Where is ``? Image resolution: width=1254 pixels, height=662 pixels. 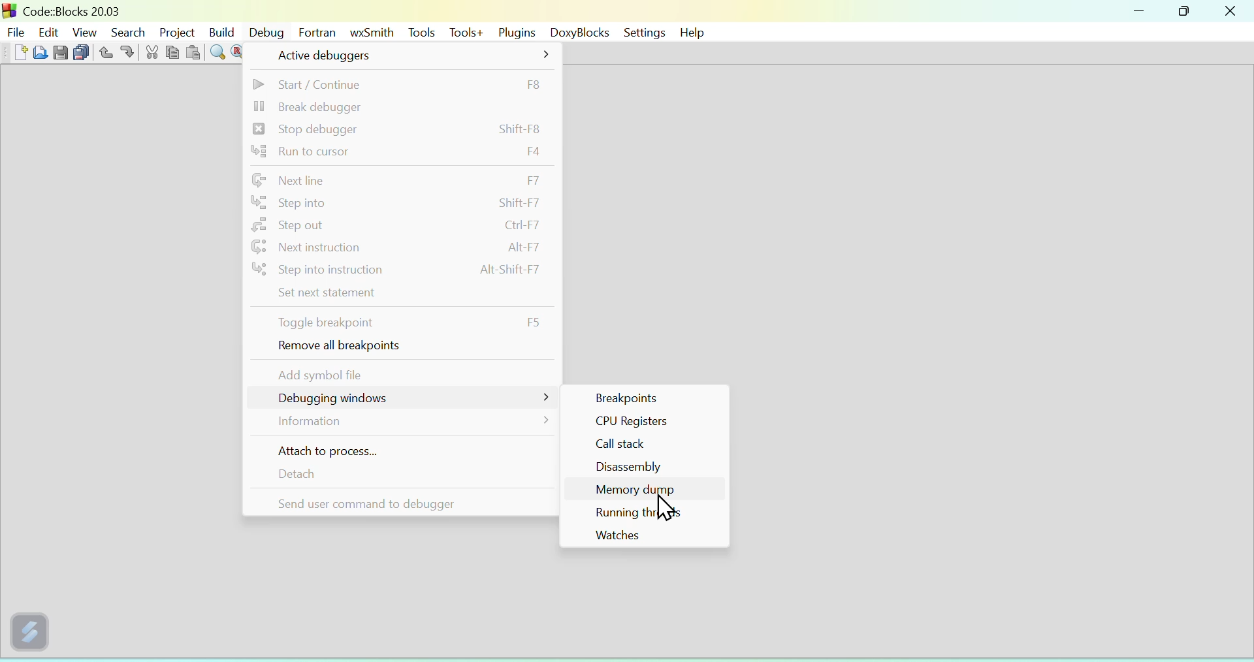  is located at coordinates (642, 396).